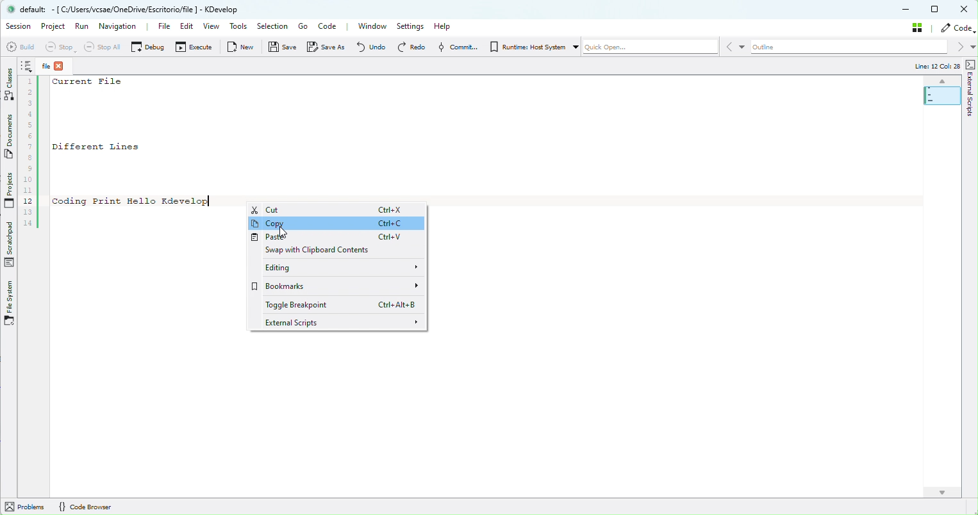 This screenshot has width=978, height=515. I want to click on External Scripts, so click(344, 323).